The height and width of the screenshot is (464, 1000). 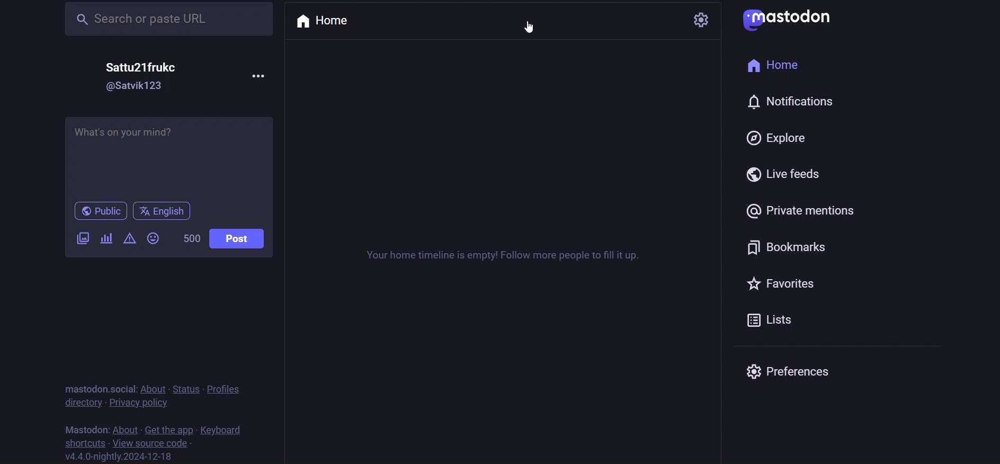 I want to click on mastodon, so click(x=86, y=427).